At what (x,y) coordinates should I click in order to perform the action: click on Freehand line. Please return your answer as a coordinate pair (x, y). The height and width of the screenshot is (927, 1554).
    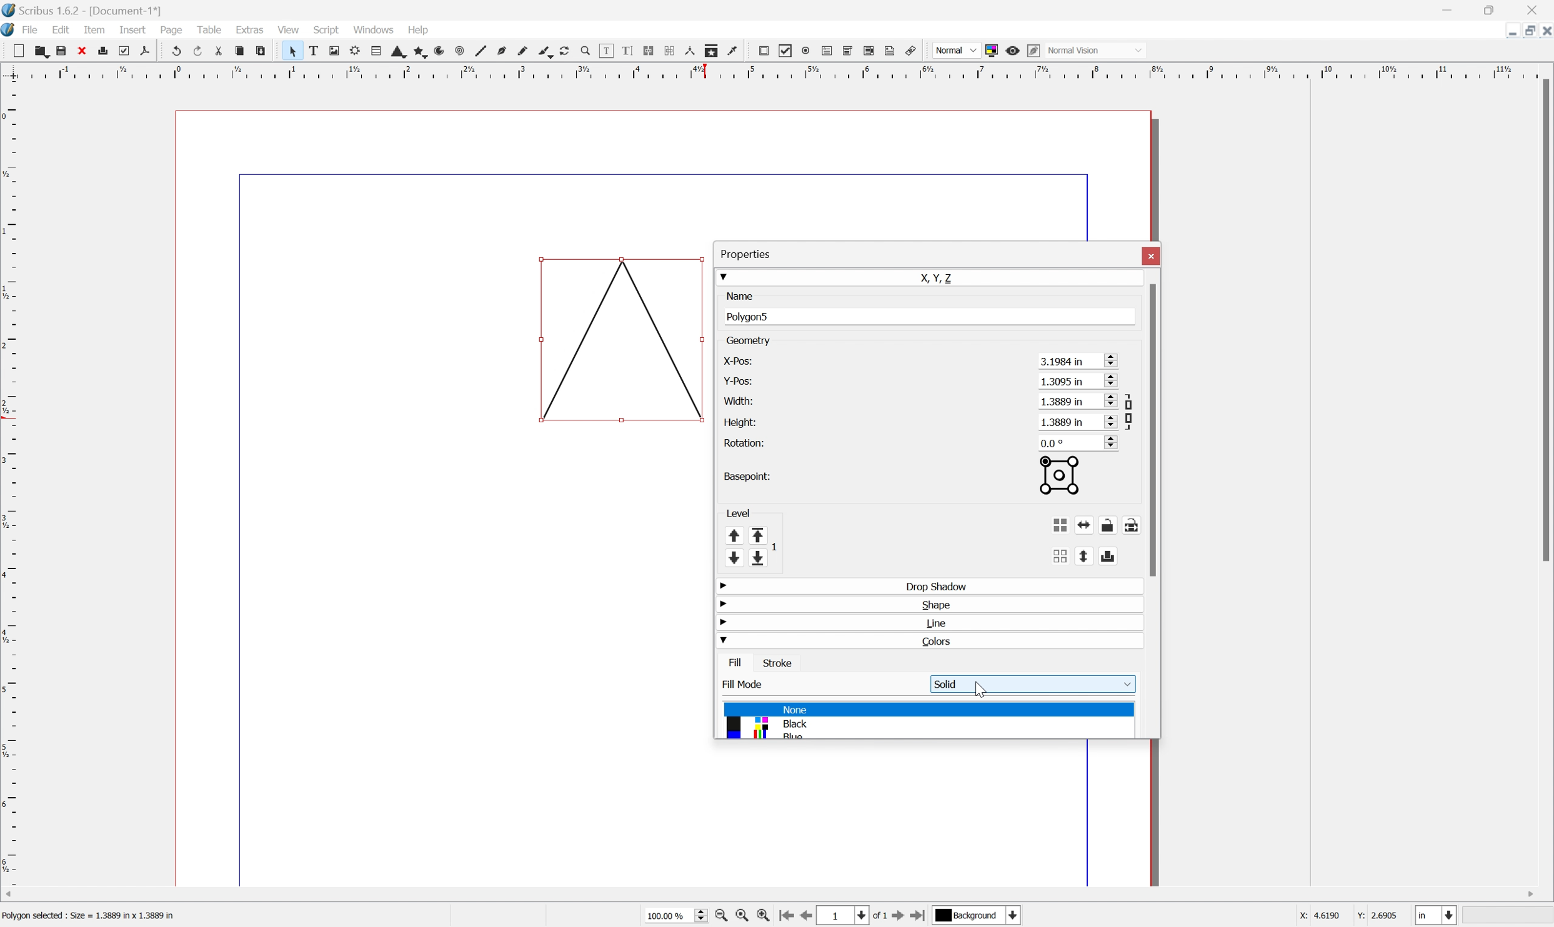
    Looking at the image, I should click on (524, 51).